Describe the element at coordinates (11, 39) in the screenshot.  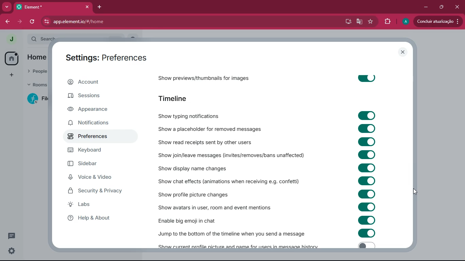
I see `j` at that location.